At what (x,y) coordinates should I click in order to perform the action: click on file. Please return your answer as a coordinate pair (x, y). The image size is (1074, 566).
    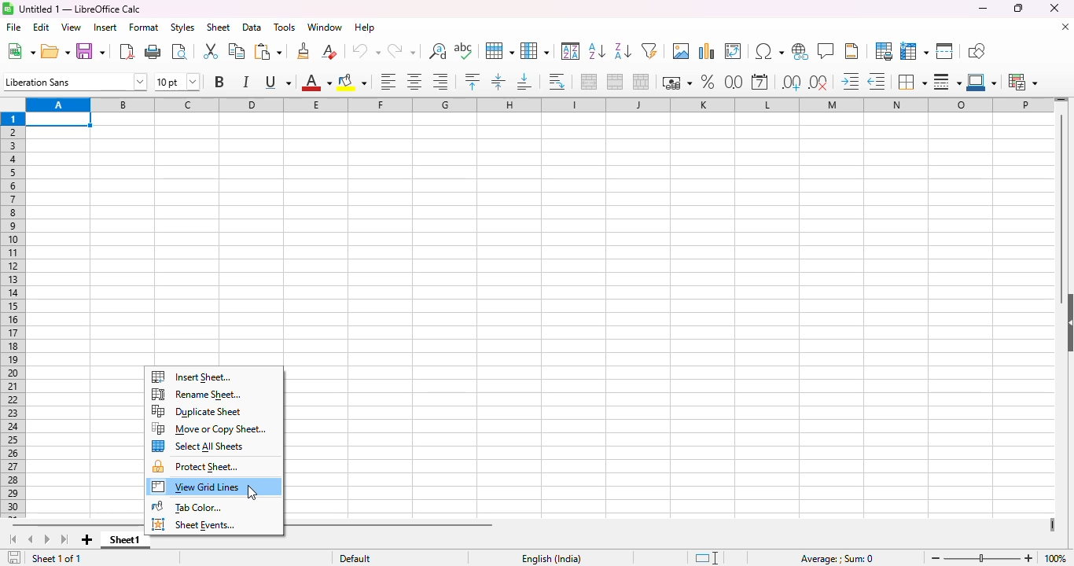
    Looking at the image, I should click on (13, 27).